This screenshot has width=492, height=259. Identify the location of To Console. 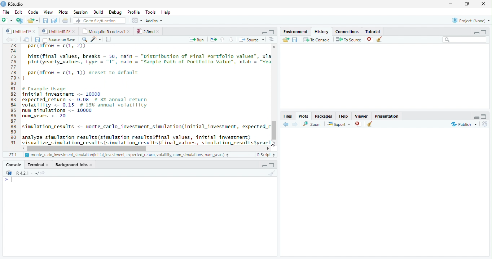
(316, 40).